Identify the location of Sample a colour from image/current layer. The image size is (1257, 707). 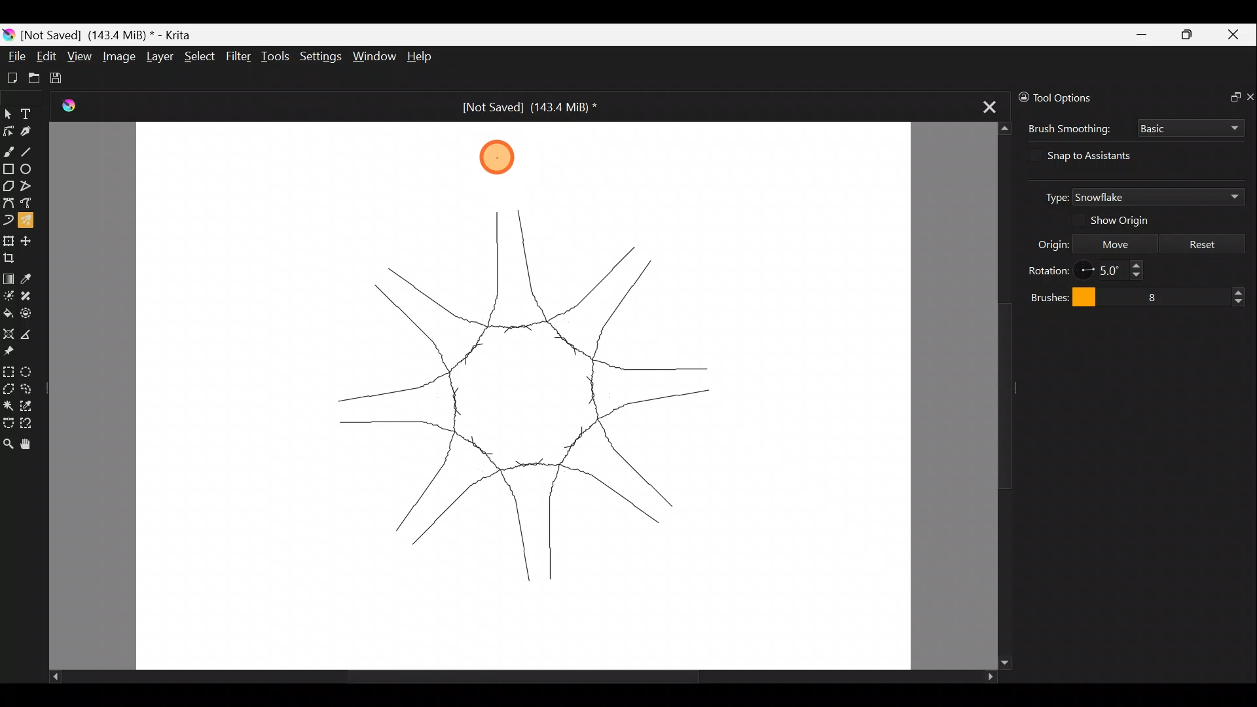
(31, 278).